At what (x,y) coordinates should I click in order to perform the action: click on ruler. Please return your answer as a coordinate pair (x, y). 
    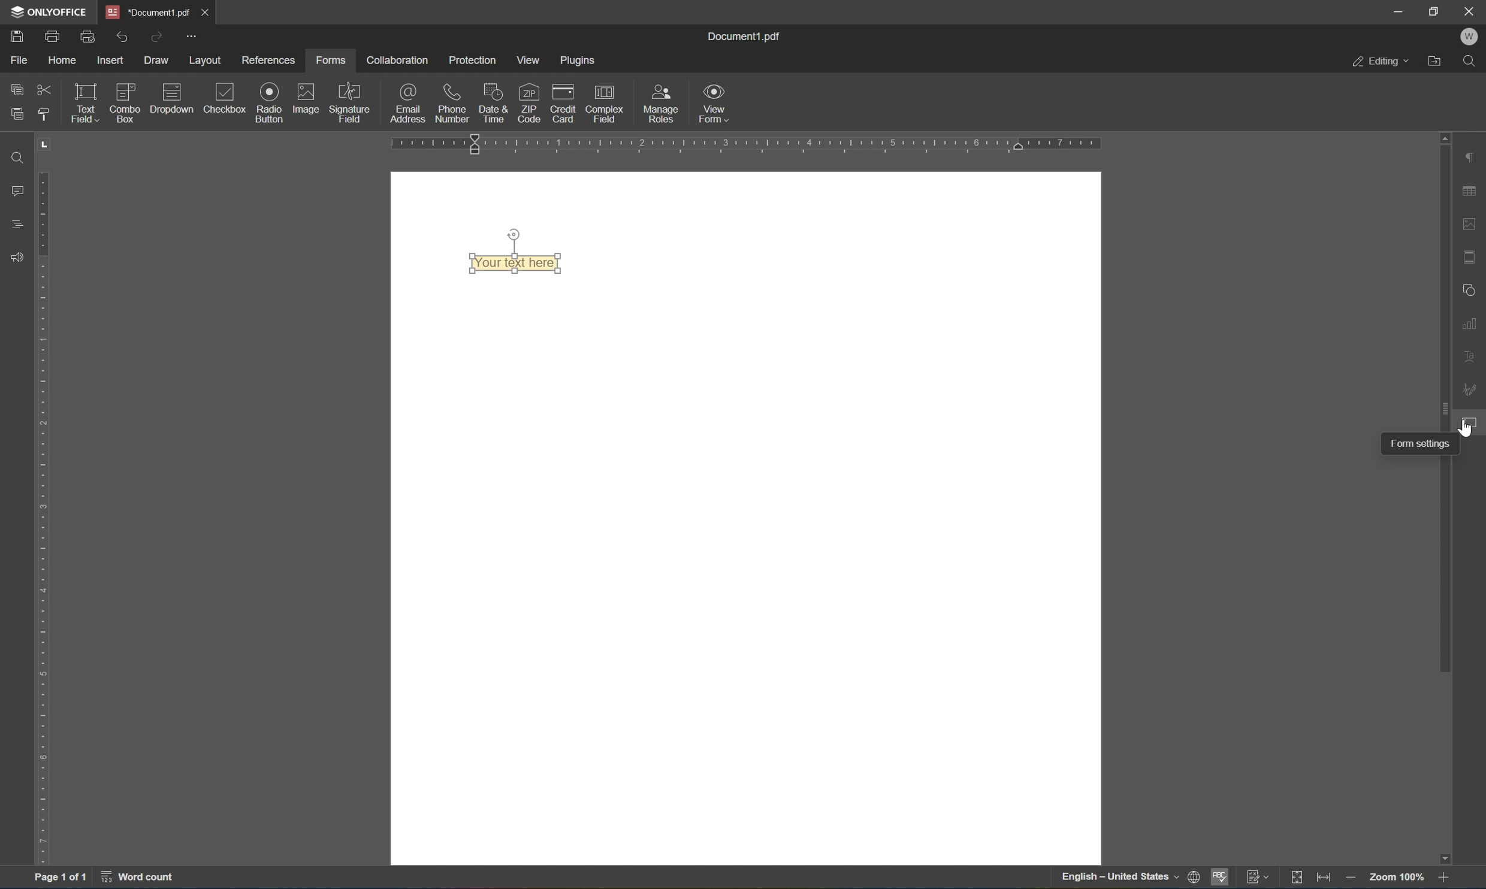
    Looking at the image, I should click on (39, 519).